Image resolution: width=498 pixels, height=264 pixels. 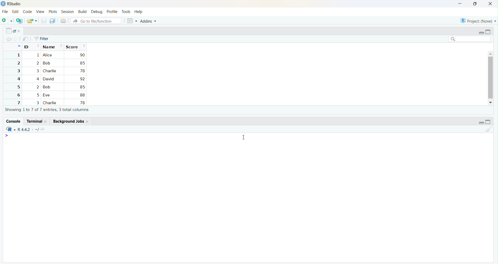 What do you see at coordinates (490, 4) in the screenshot?
I see `close` at bounding box center [490, 4].